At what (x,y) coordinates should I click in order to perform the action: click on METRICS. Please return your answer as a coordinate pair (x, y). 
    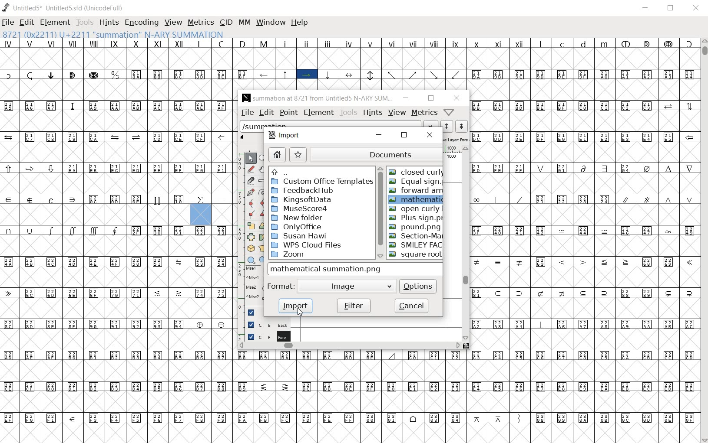
    Looking at the image, I should click on (200, 22).